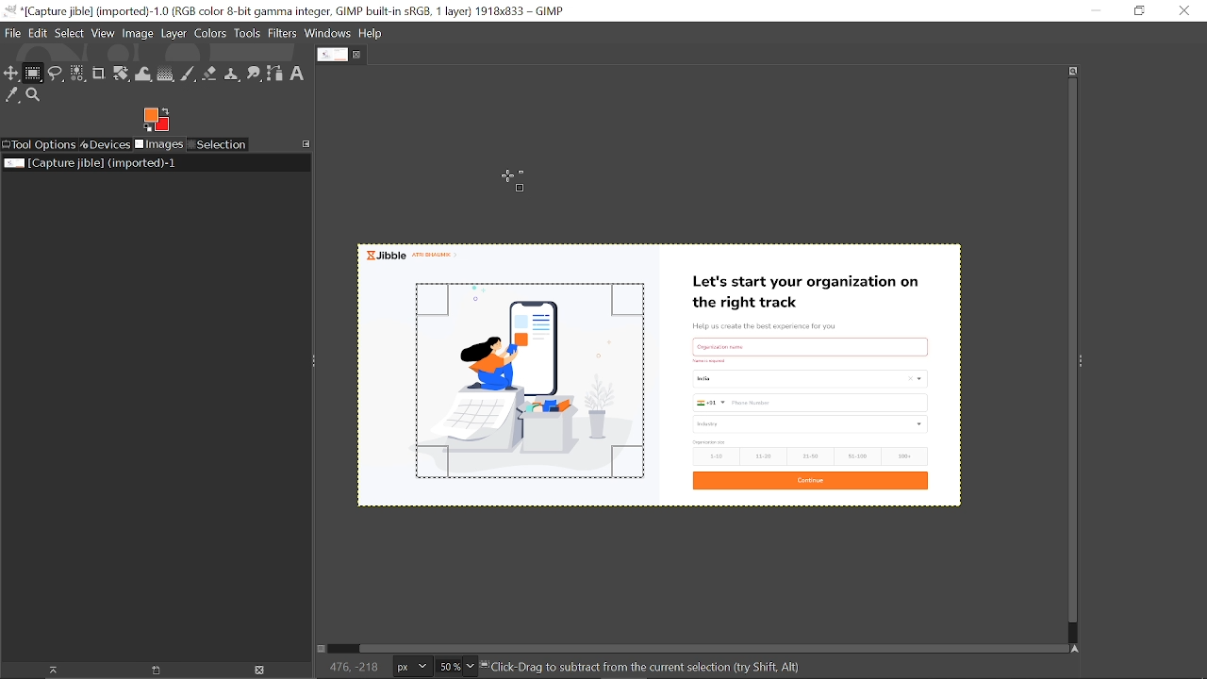 This screenshot has width=1207, height=679. Describe the element at coordinates (98, 75) in the screenshot. I see `Crop tool` at that location.